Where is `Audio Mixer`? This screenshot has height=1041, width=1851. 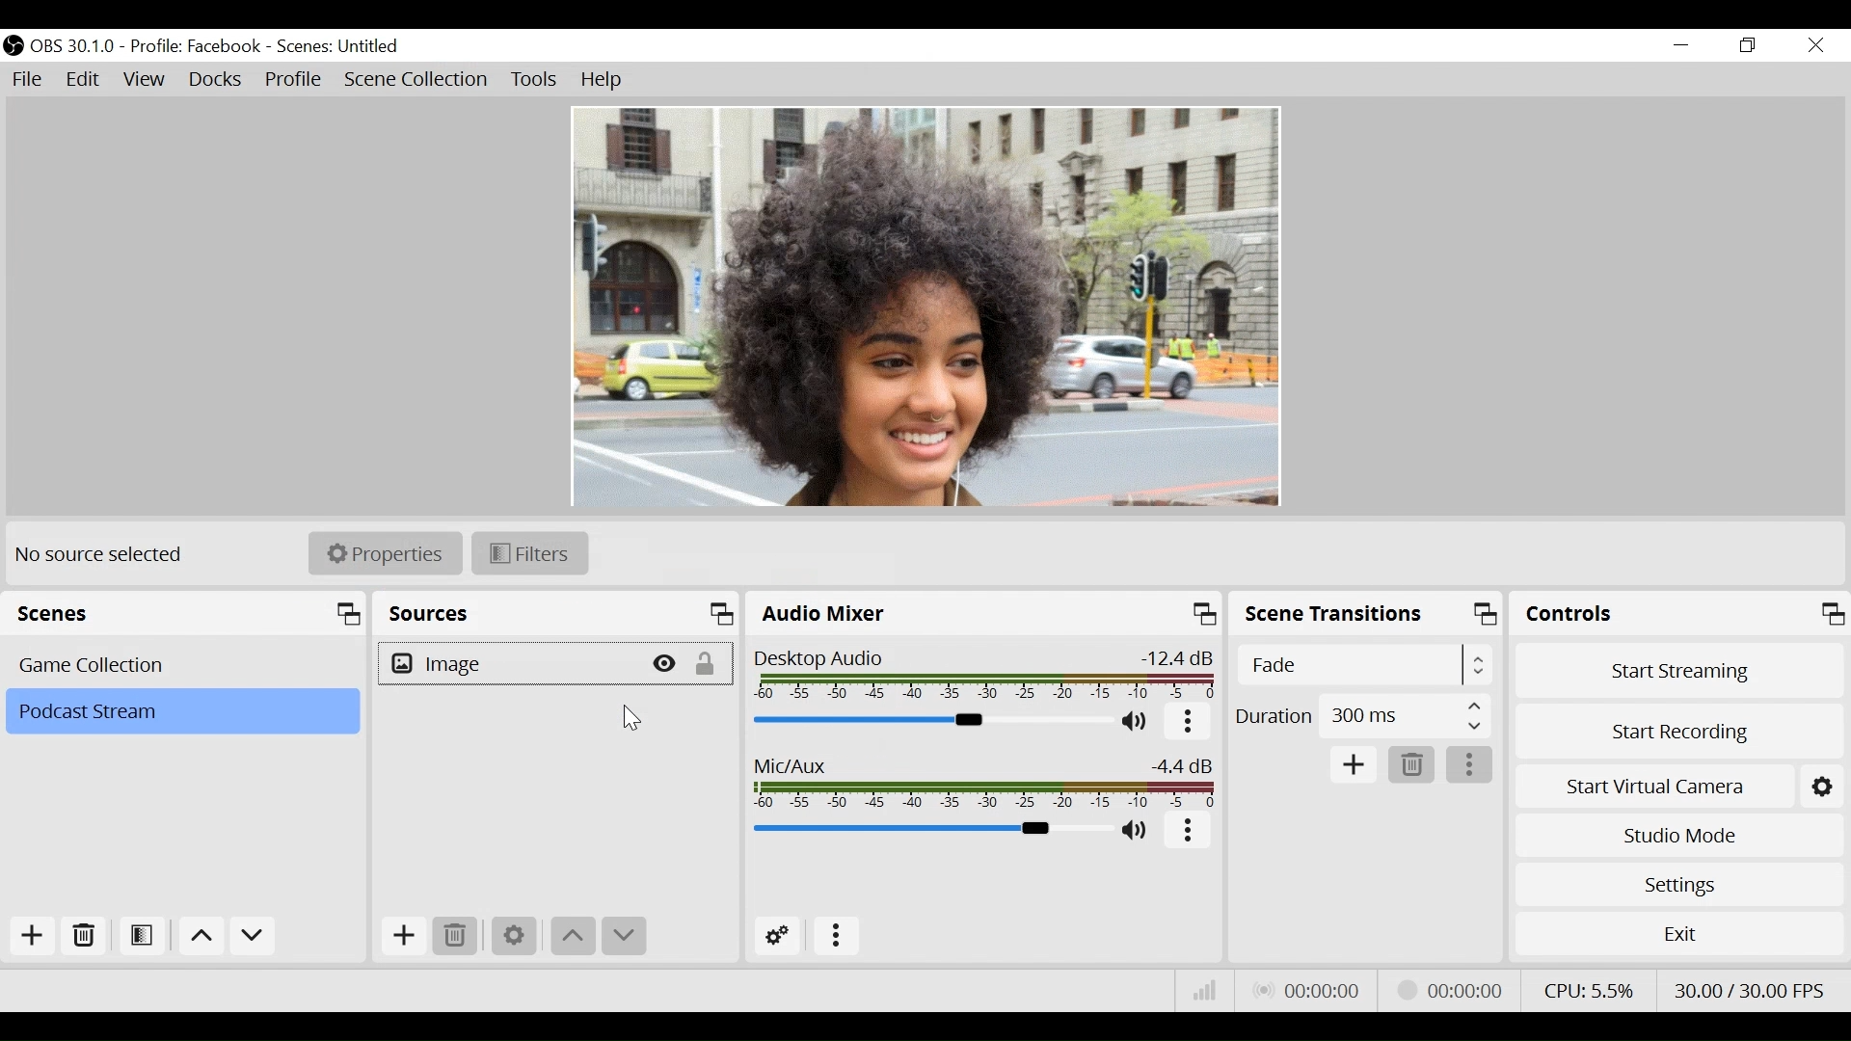 Audio Mixer is located at coordinates (984, 612).